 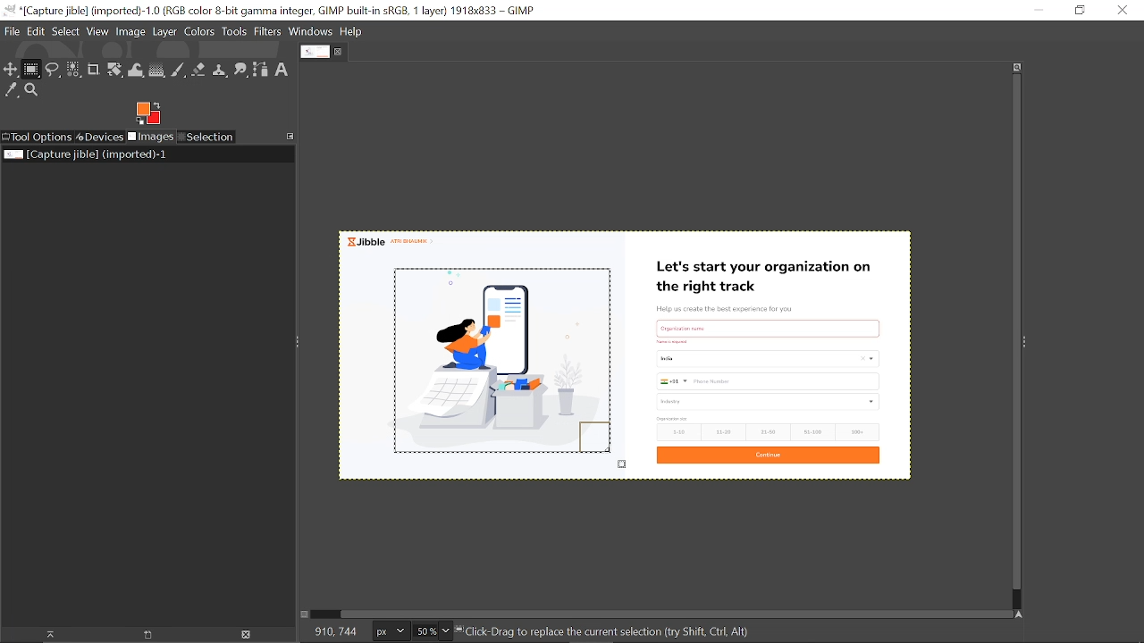 What do you see at coordinates (241, 71) in the screenshot?
I see `Smudge tool` at bounding box center [241, 71].